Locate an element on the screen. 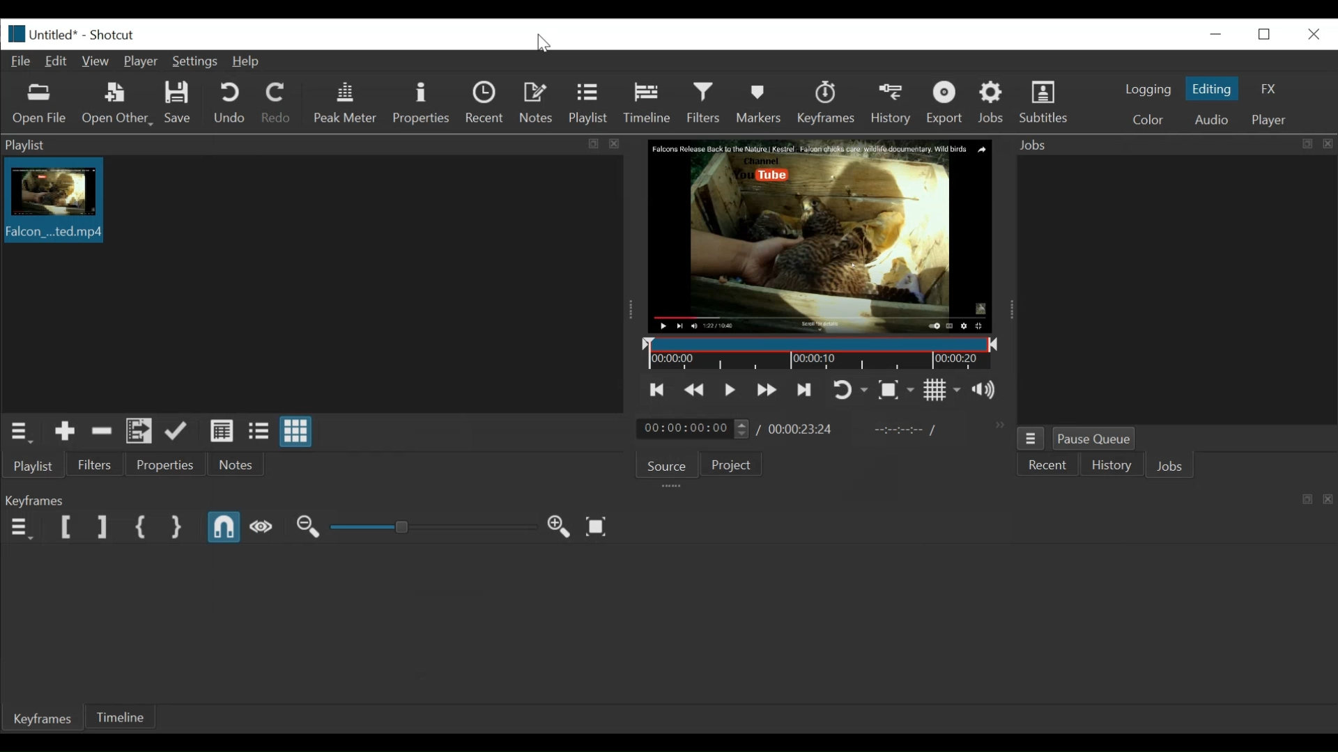 The width and height of the screenshot is (1338, 752). Jobs panel is located at coordinates (1169, 290).